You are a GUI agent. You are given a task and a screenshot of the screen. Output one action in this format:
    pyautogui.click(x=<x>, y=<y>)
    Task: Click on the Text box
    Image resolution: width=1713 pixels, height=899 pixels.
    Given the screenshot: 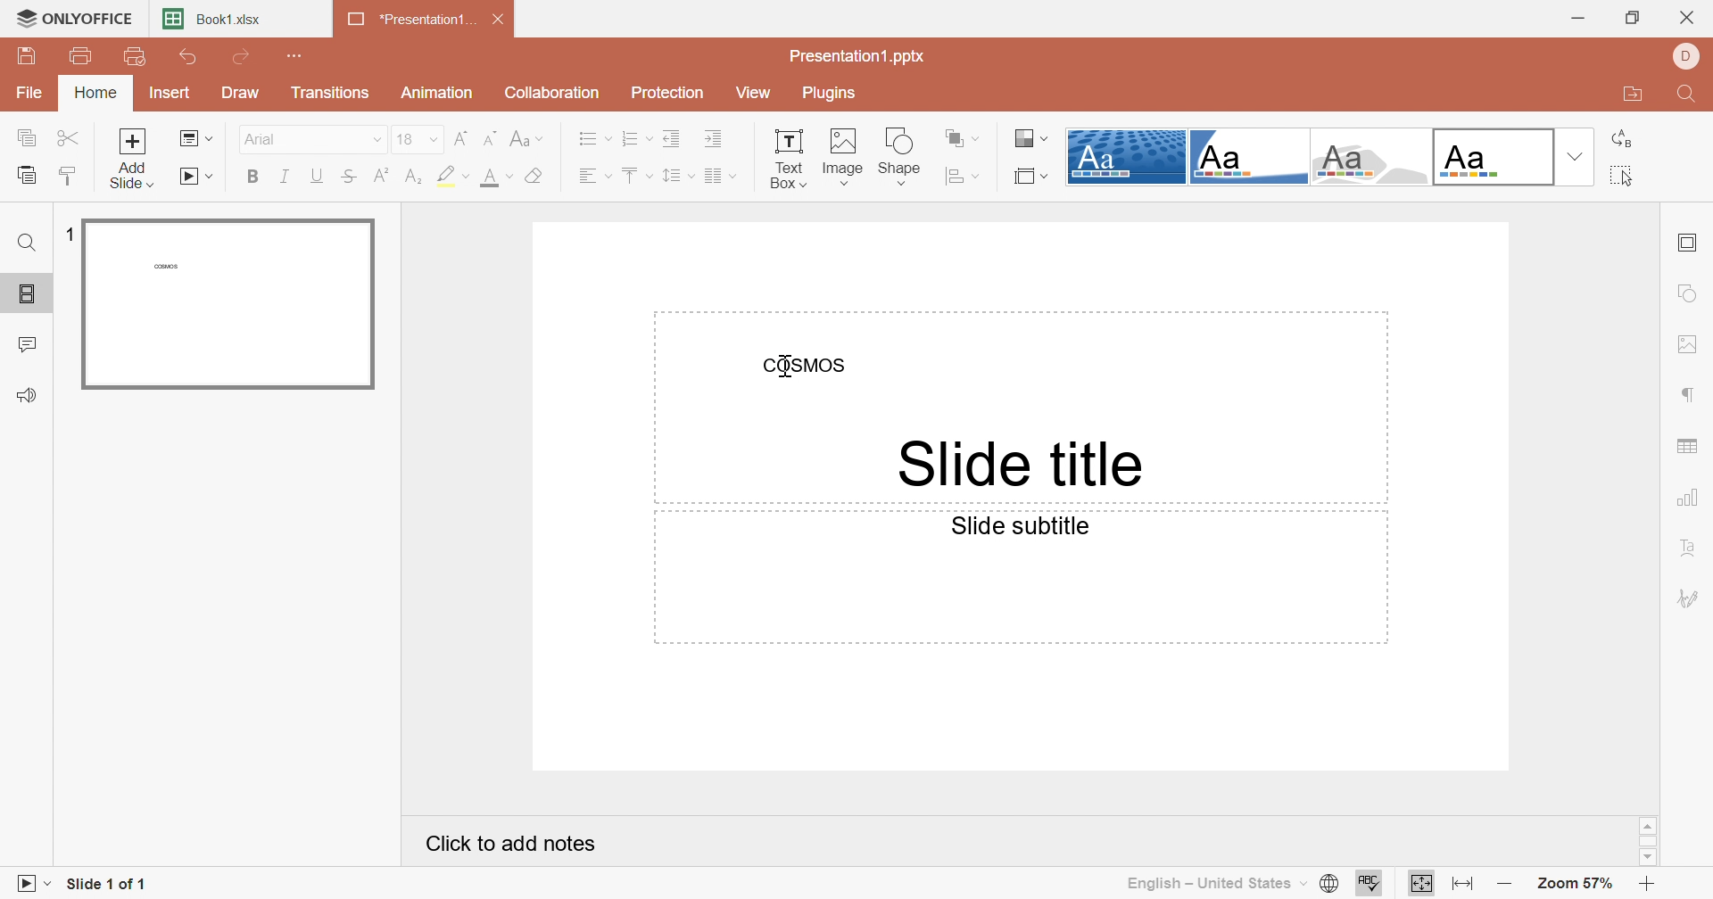 What is the action you would take?
    pyautogui.click(x=788, y=157)
    